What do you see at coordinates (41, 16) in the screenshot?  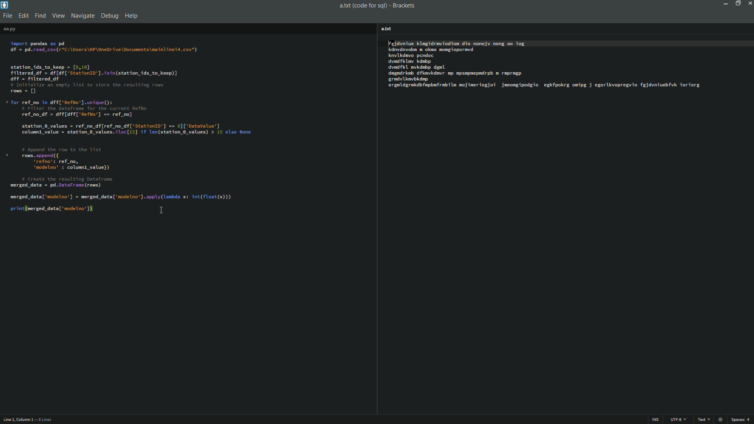 I see `find menu` at bounding box center [41, 16].